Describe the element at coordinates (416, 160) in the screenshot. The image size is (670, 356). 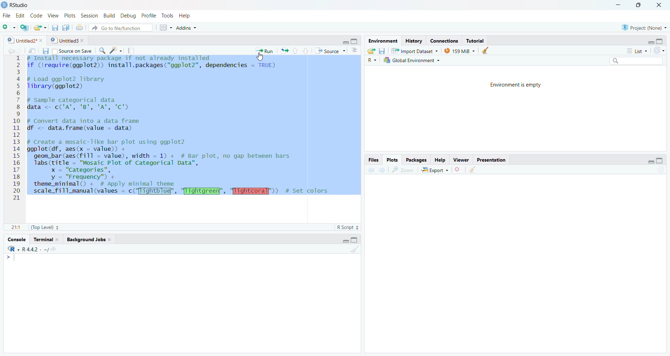
I see `Packages` at that location.